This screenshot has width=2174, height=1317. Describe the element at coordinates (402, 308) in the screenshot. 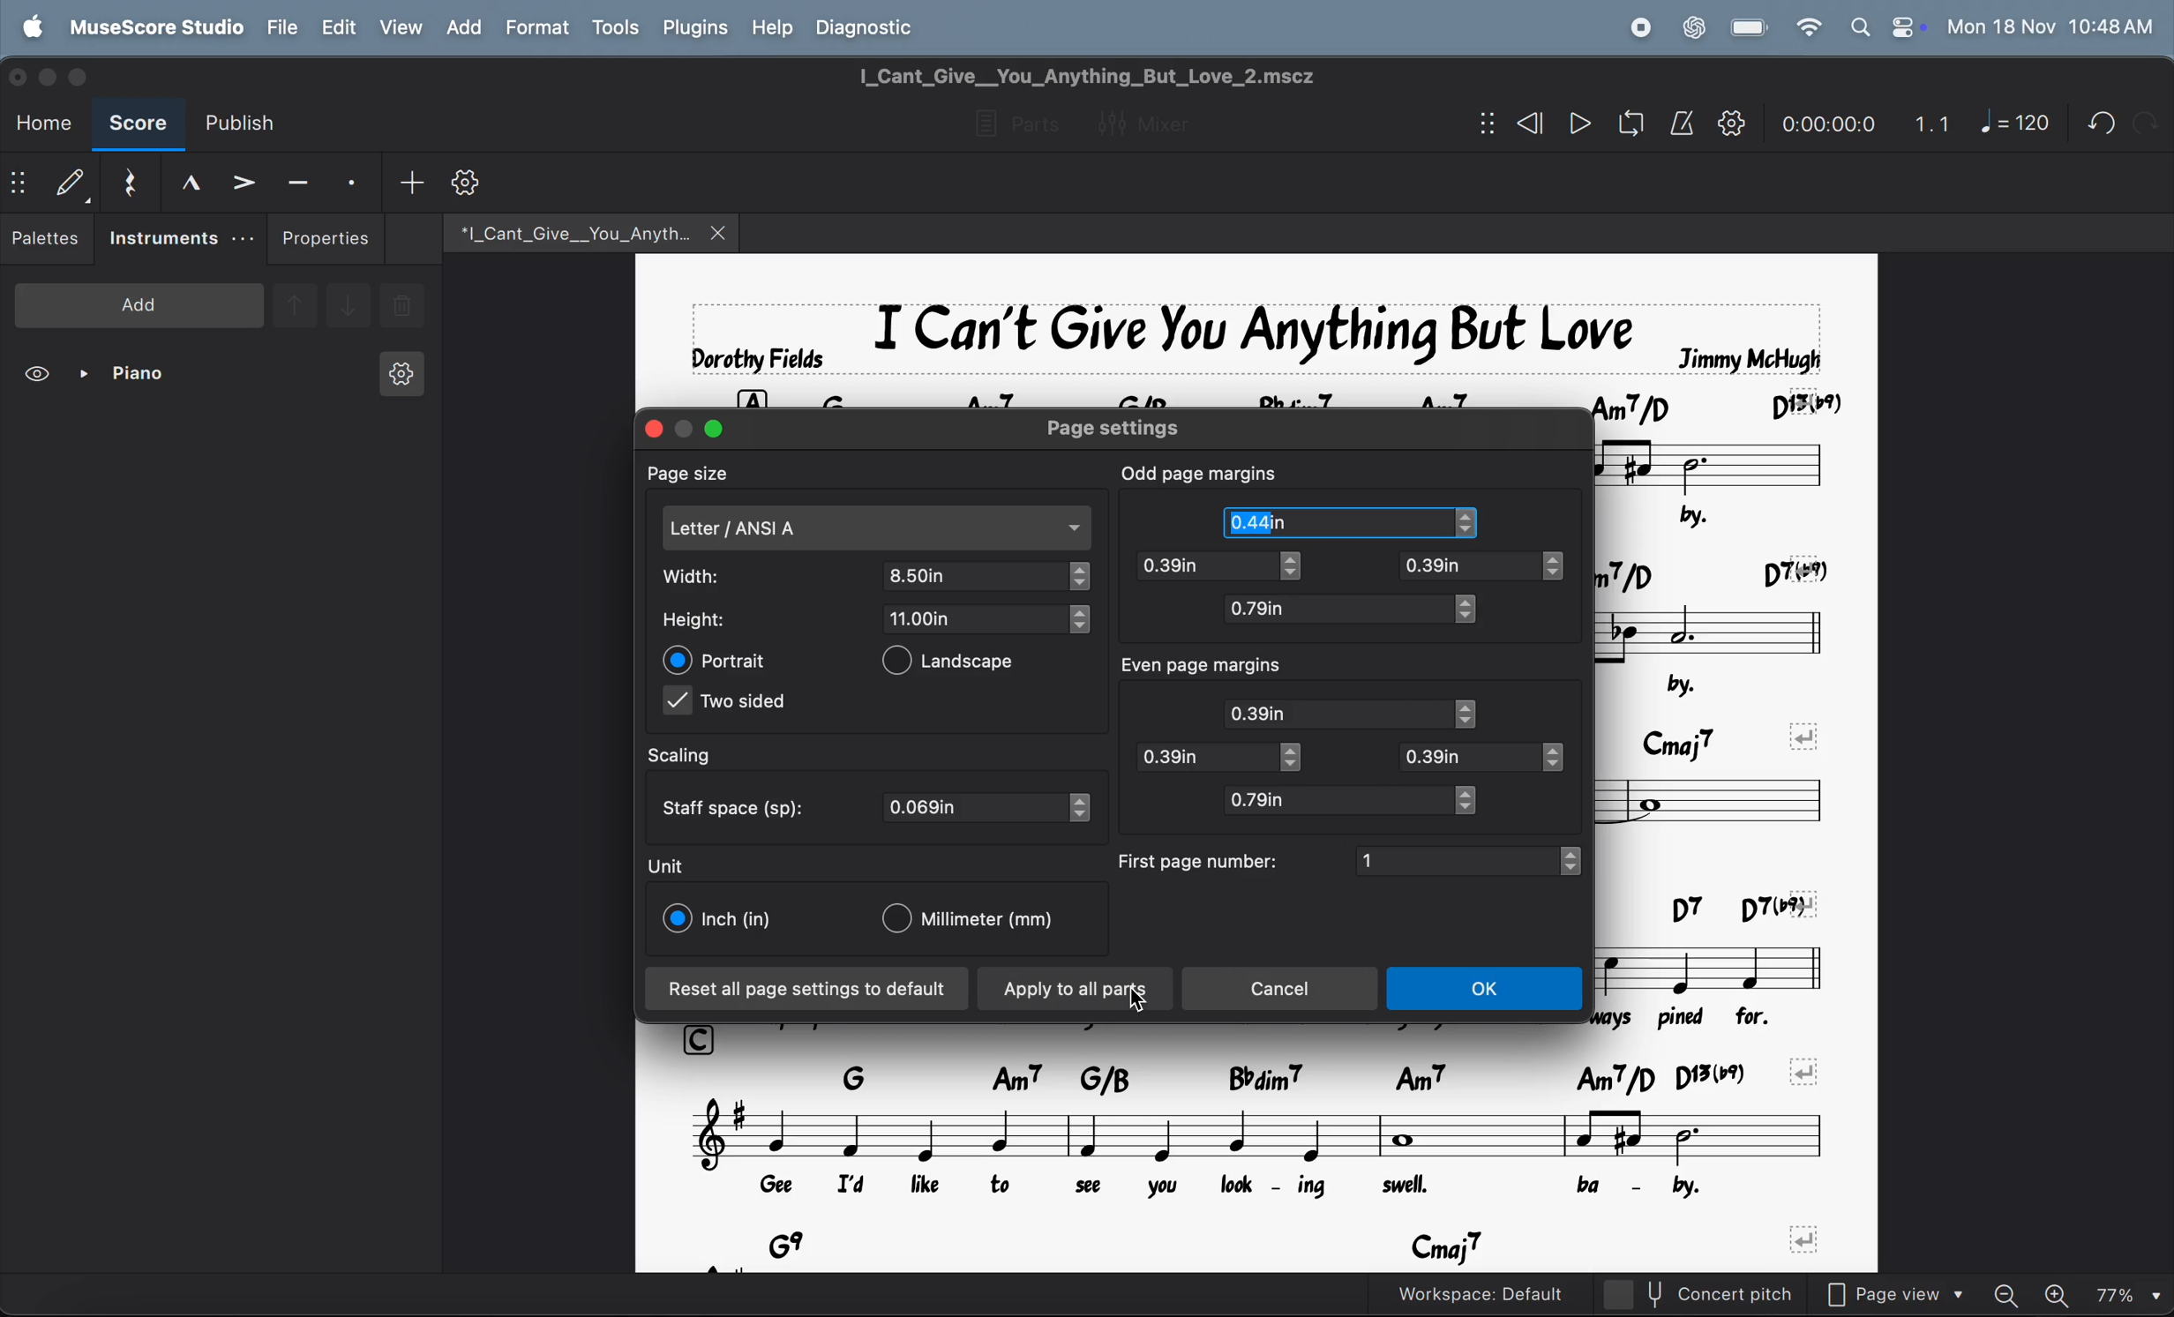

I see `delete` at that location.